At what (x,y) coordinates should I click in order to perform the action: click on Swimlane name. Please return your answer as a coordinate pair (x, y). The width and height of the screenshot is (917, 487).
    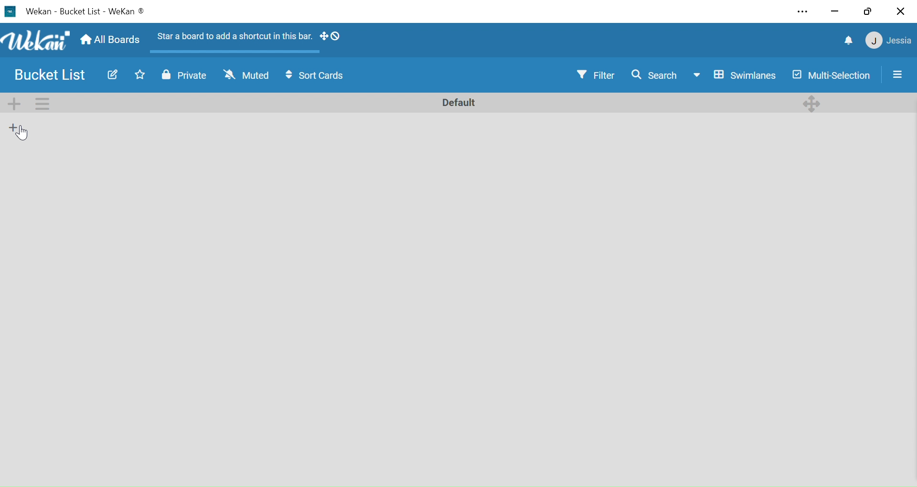
    Looking at the image, I should click on (458, 102).